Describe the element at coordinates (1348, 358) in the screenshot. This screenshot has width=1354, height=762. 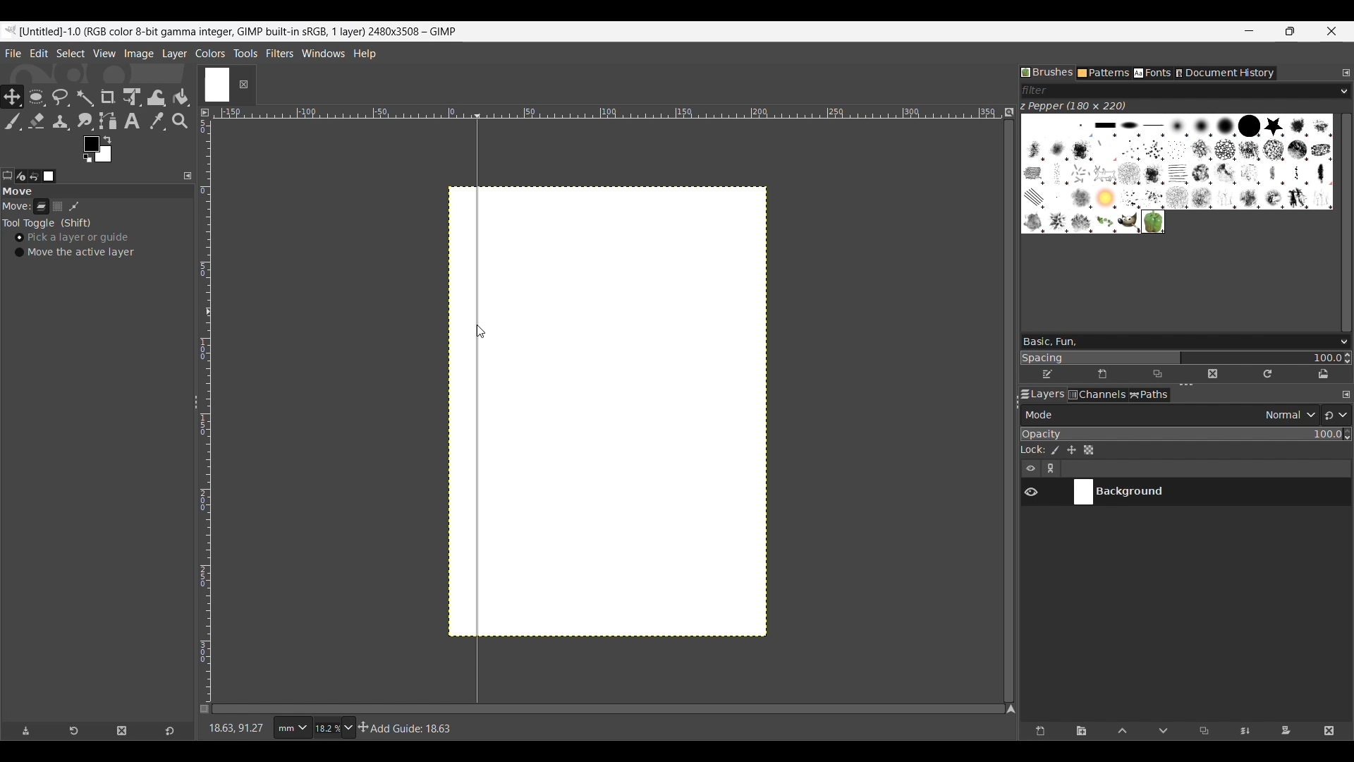
I see `Increase/Decrease spacing` at that location.